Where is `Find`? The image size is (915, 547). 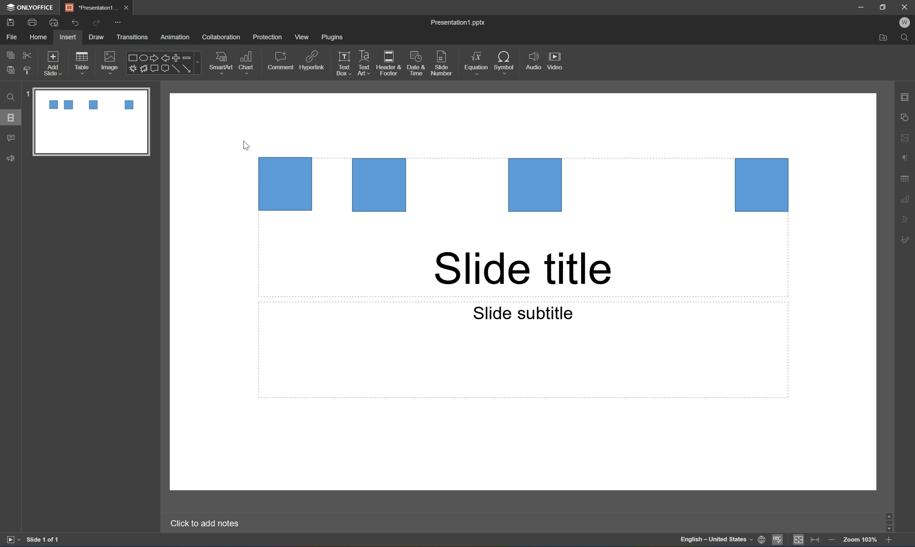
Find is located at coordinates (11, 98).